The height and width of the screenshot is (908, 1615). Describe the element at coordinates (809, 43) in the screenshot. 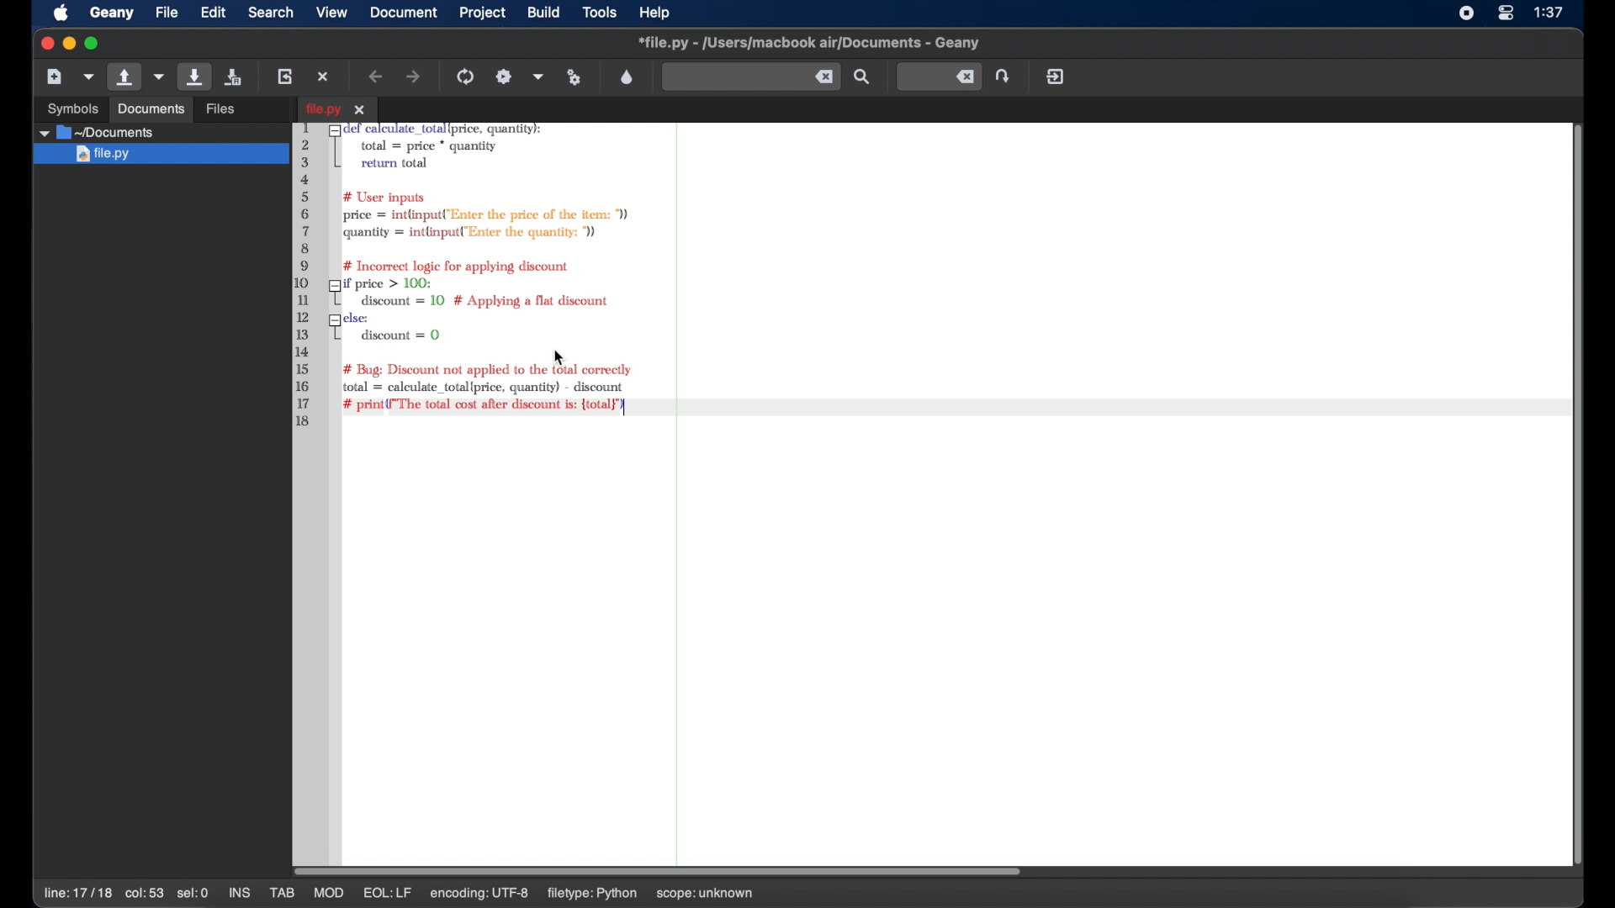

I see `filename` at that location.